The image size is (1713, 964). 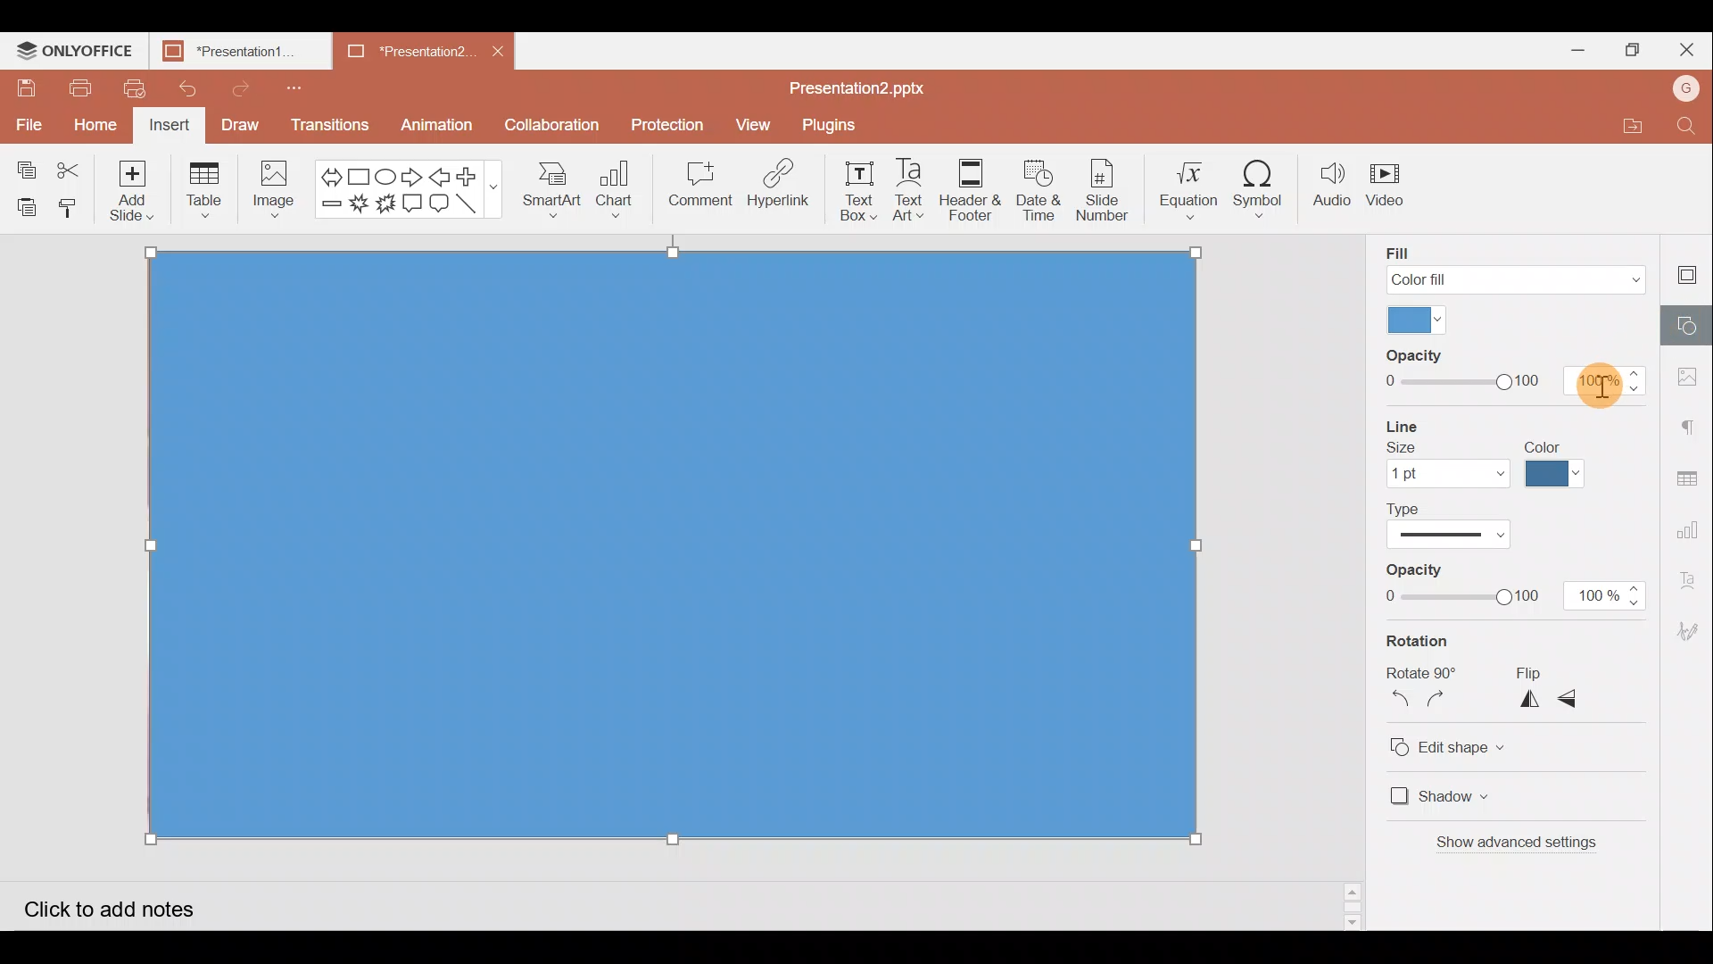 I want to click on Presentation2., so click(x=396, y=52).